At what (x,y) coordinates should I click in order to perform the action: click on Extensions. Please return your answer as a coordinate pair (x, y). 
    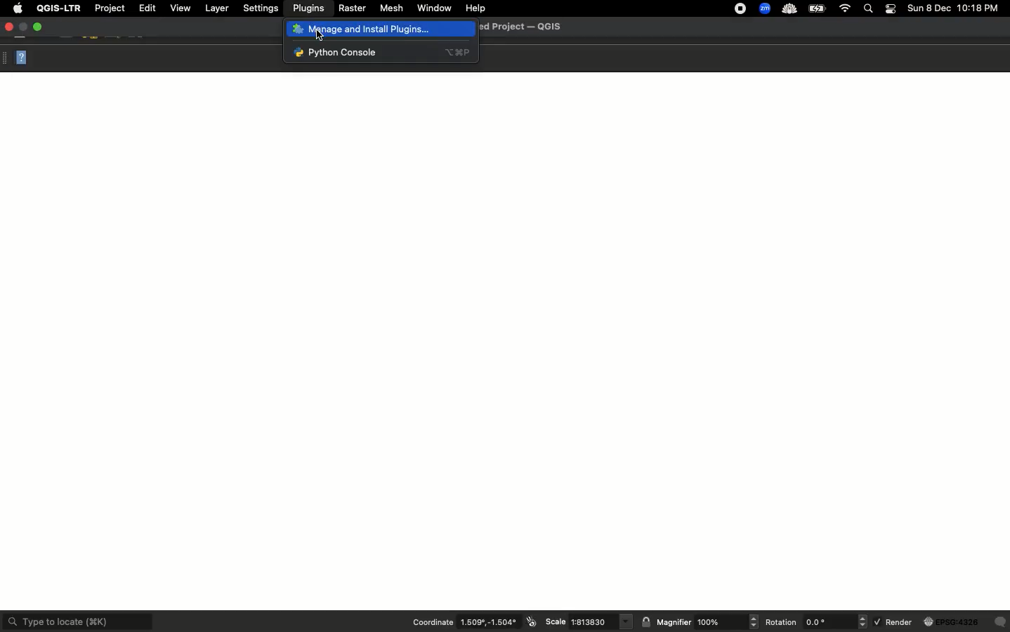
    Looking at the image, I should click on (778, 8).